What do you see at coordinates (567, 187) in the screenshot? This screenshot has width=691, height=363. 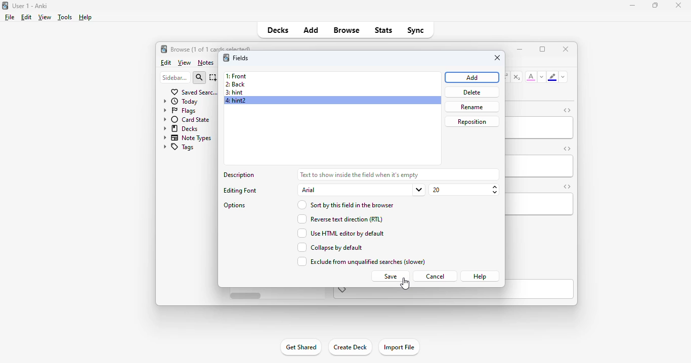 I see `toggle HTML editor` at bounding box center [567, 187].